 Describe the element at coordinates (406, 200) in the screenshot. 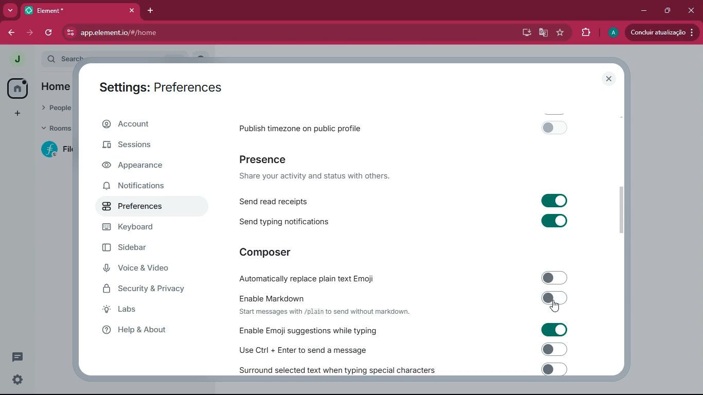

I see `send receipts` at that location.